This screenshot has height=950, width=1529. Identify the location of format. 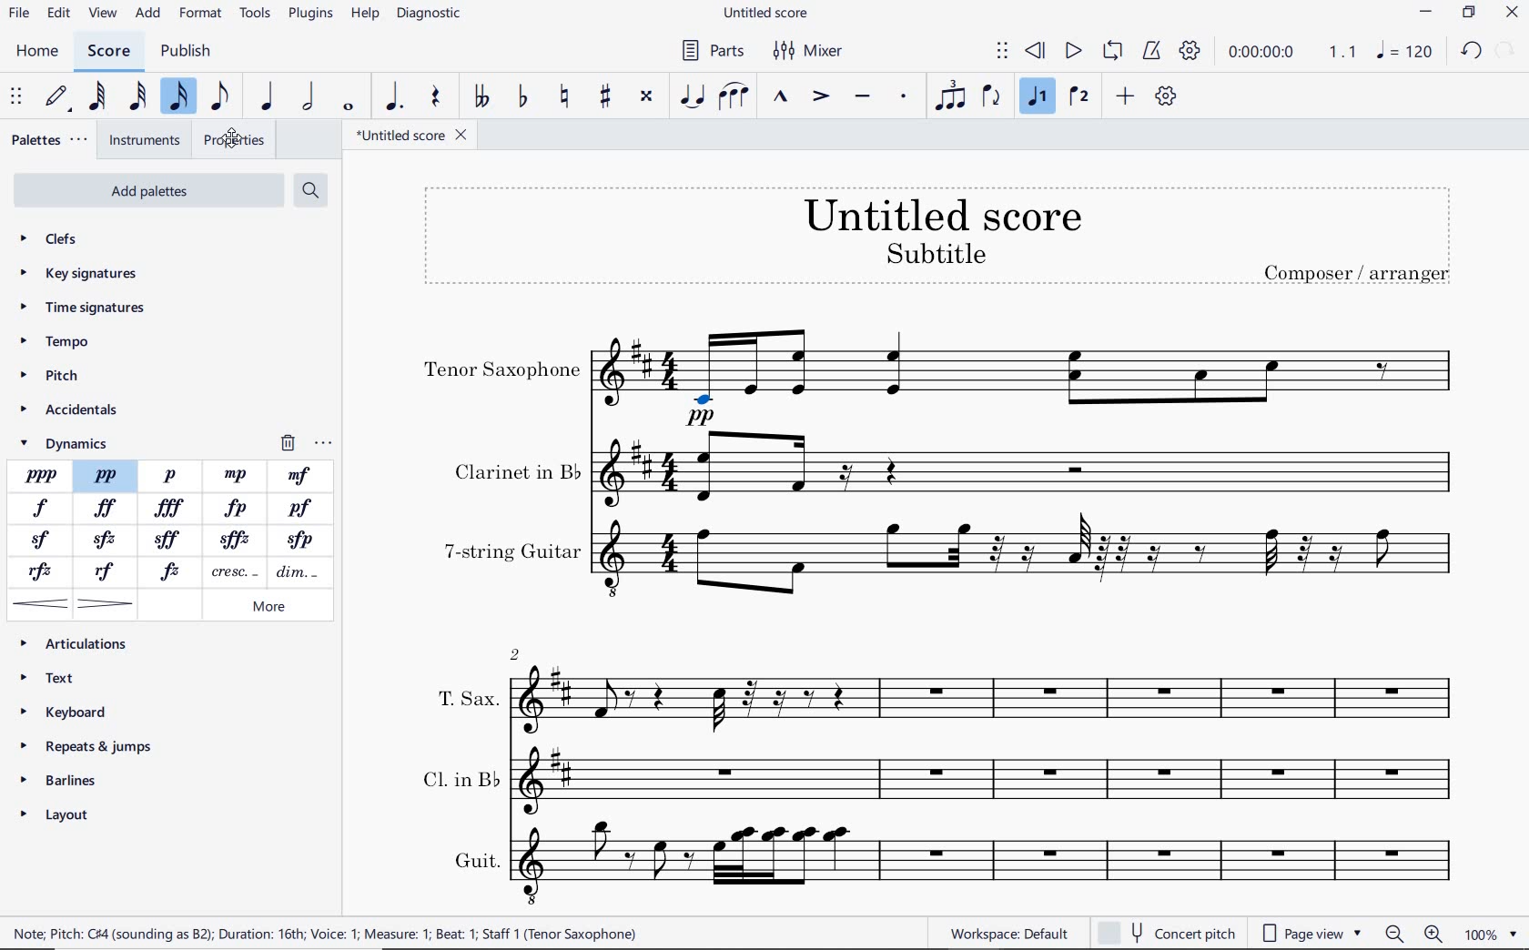
(202, 14).